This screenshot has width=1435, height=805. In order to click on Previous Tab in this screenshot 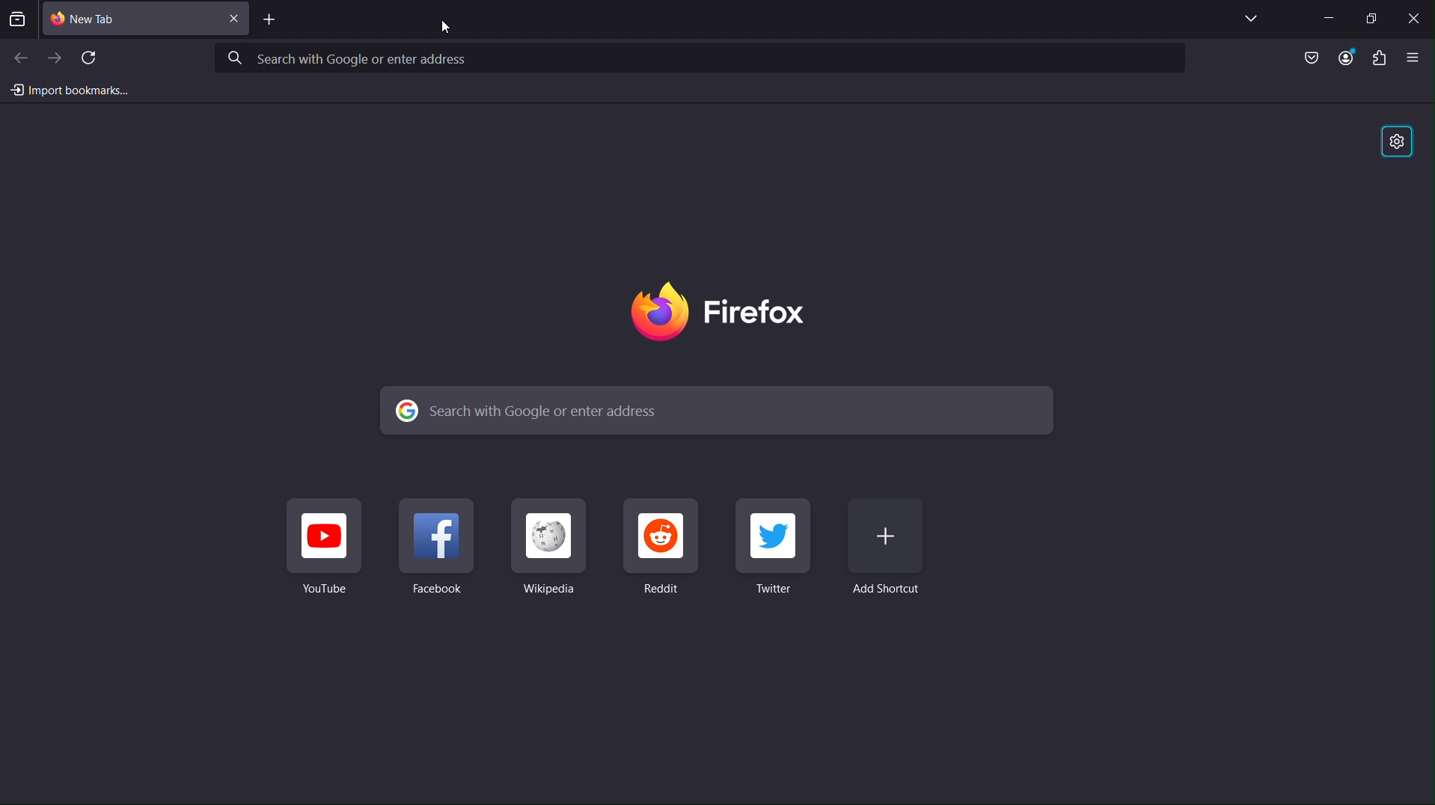, I will do `click(19, 55)`.